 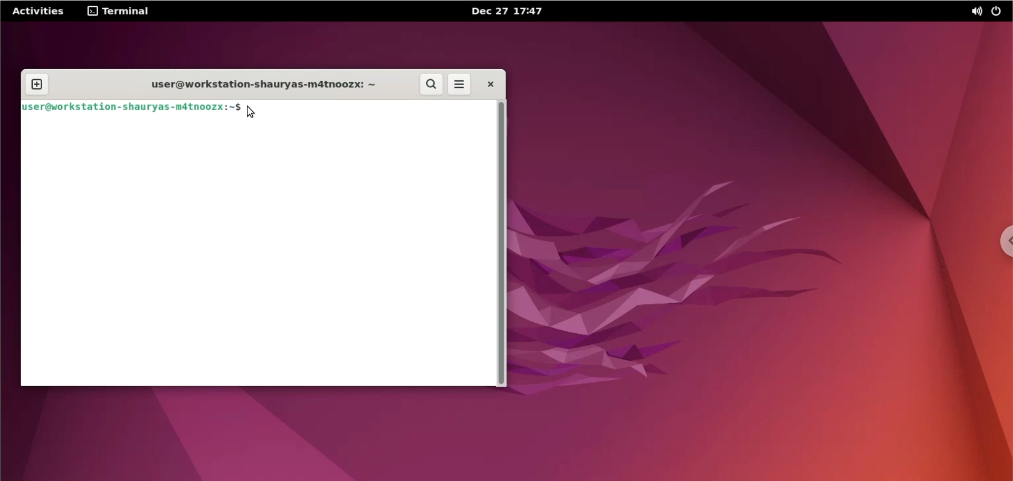 What do you see at coordinates (461, 84) in the screenshot?
I see `more options` at bounding box center [461, 84].